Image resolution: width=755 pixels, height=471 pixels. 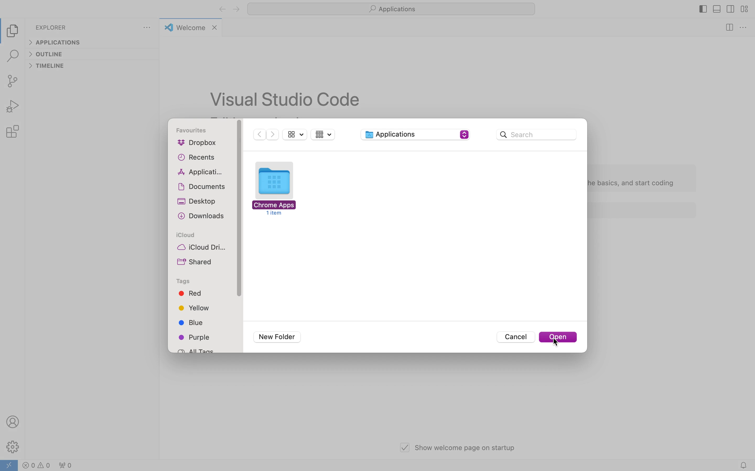 I want to click on icloud, so click(x=185, y=235).